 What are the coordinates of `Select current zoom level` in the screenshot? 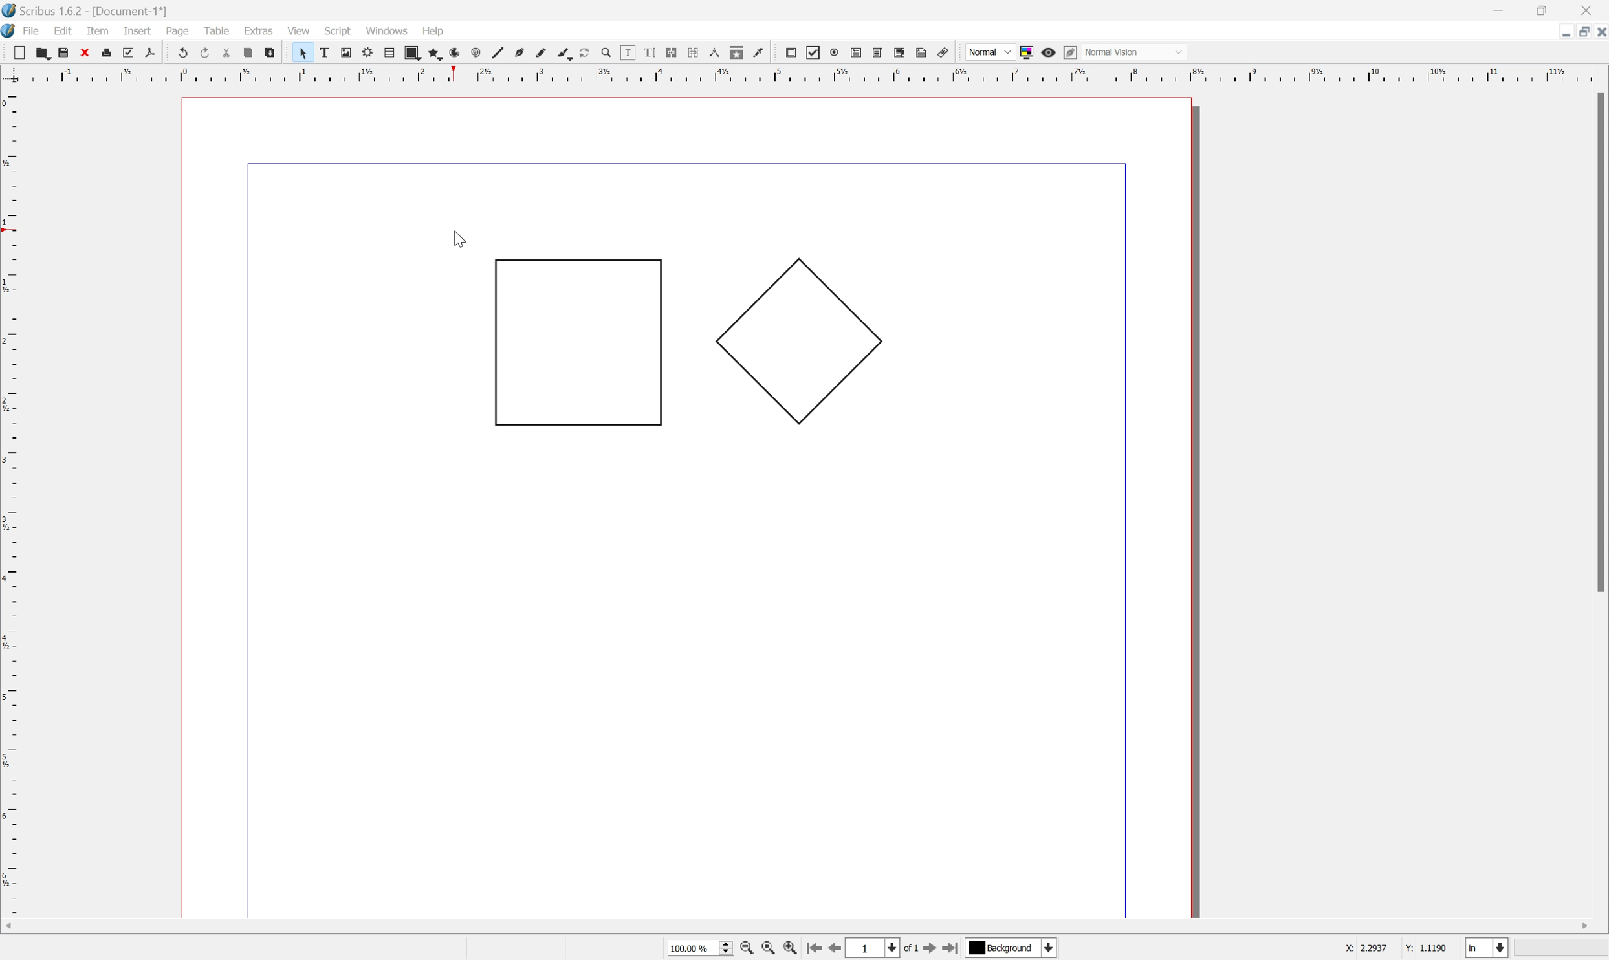 It's located at (696, 947).